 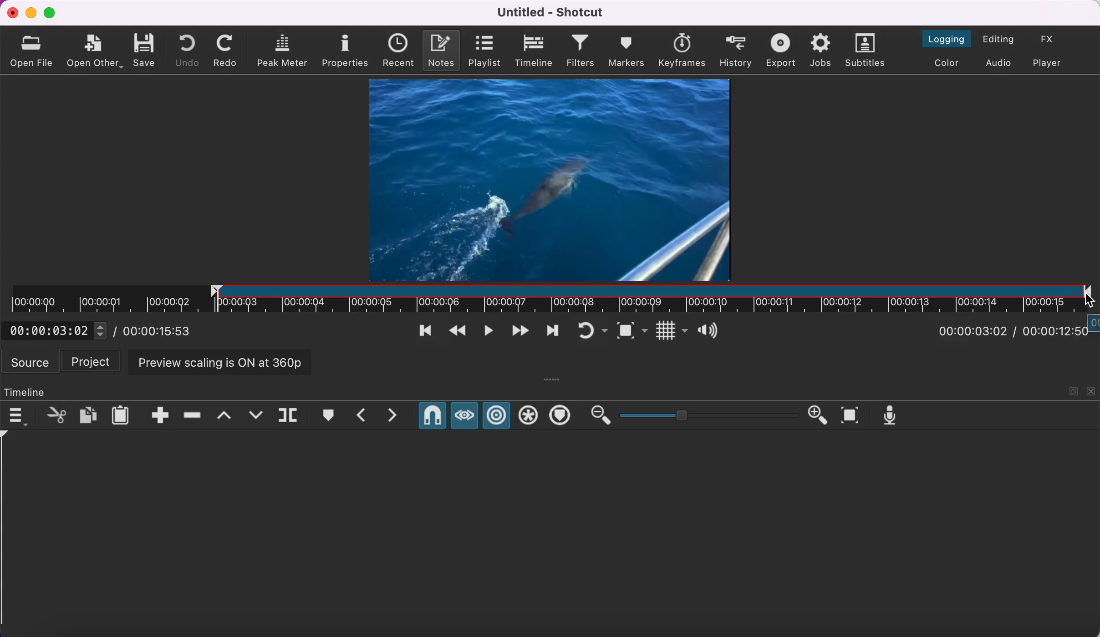 I want to click on ripple all tracks, so click(x=528, y=417).